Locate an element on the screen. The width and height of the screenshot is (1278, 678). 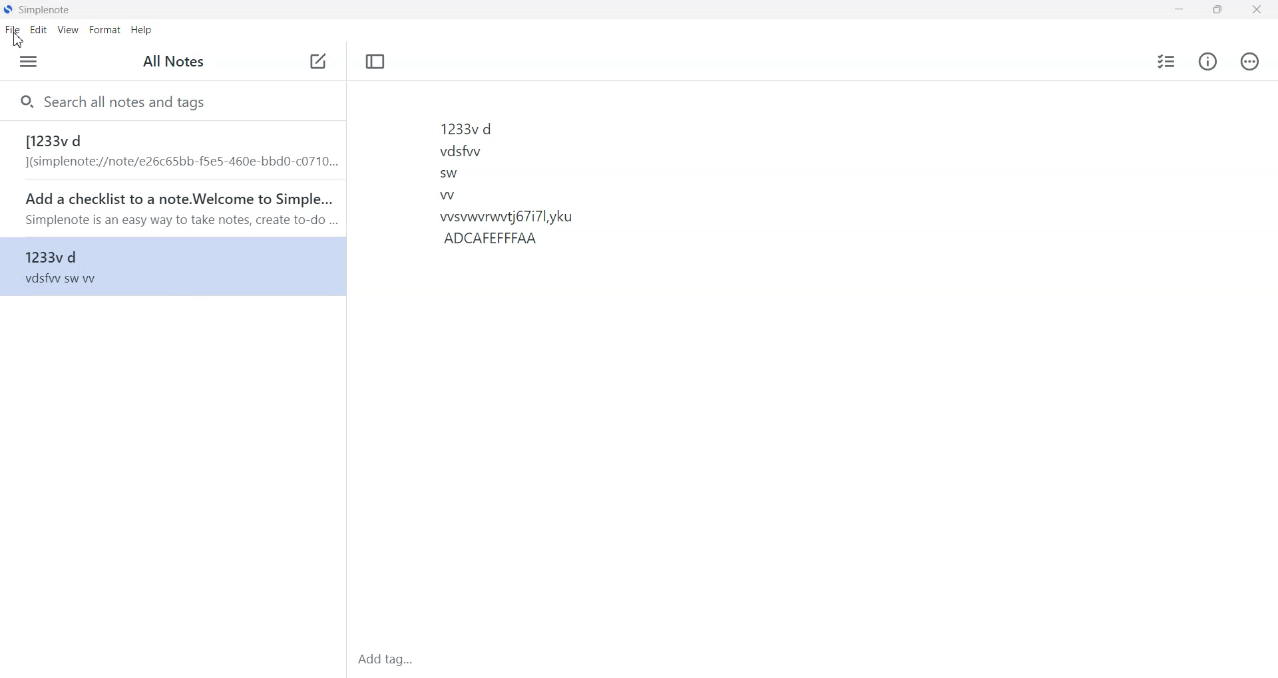
Menu is located at coordinates (29, 62).